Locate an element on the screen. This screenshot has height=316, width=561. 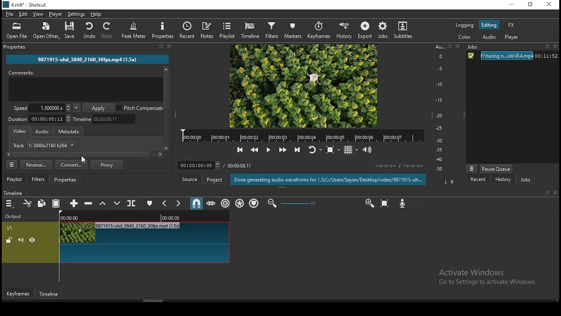
file is located at coordinates (10, 14).